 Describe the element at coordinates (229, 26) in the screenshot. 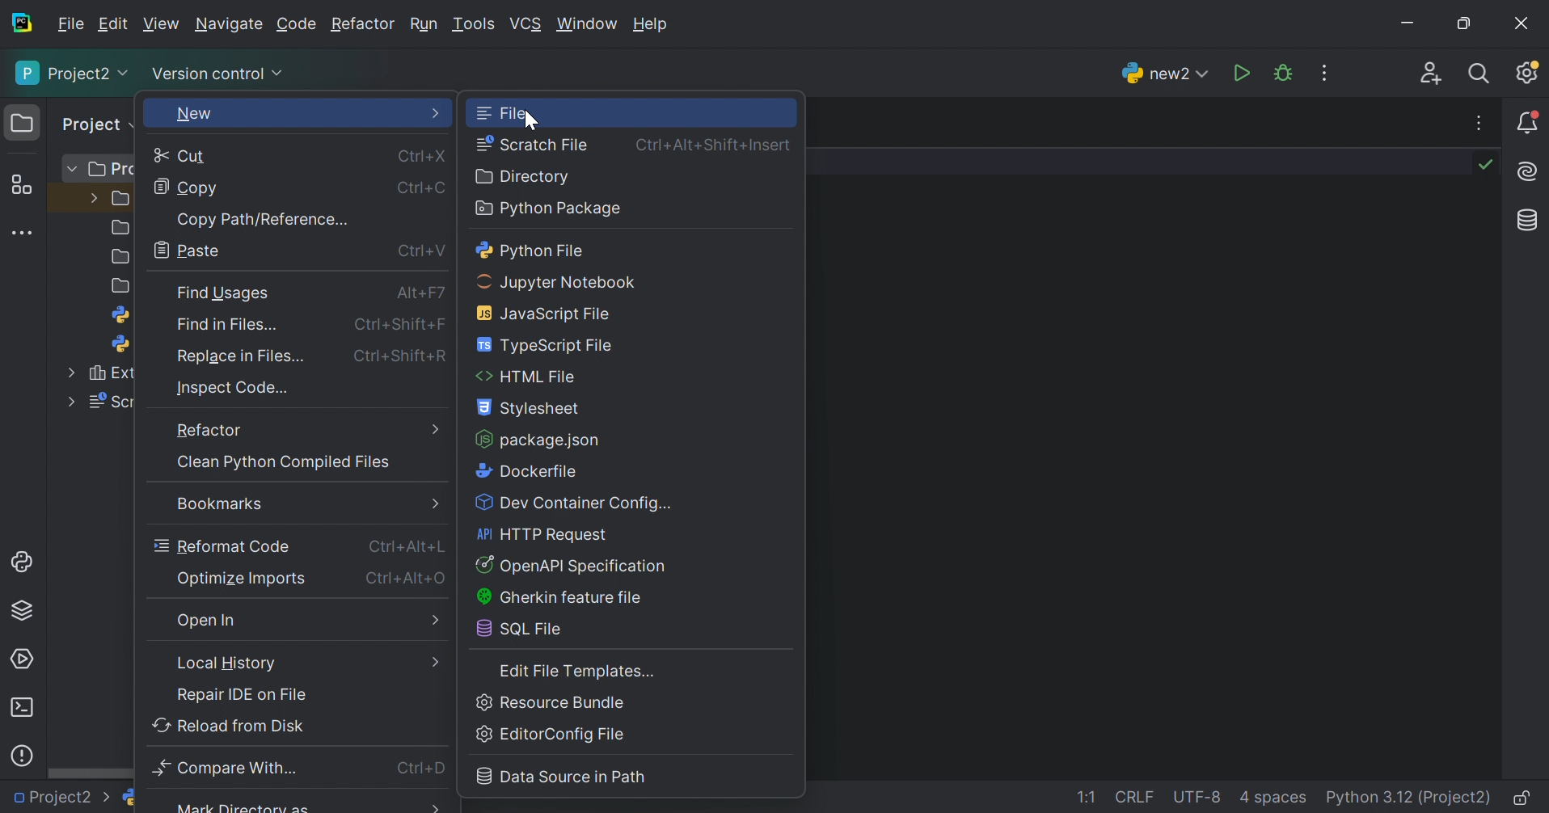

I see `Navigate` at that location.